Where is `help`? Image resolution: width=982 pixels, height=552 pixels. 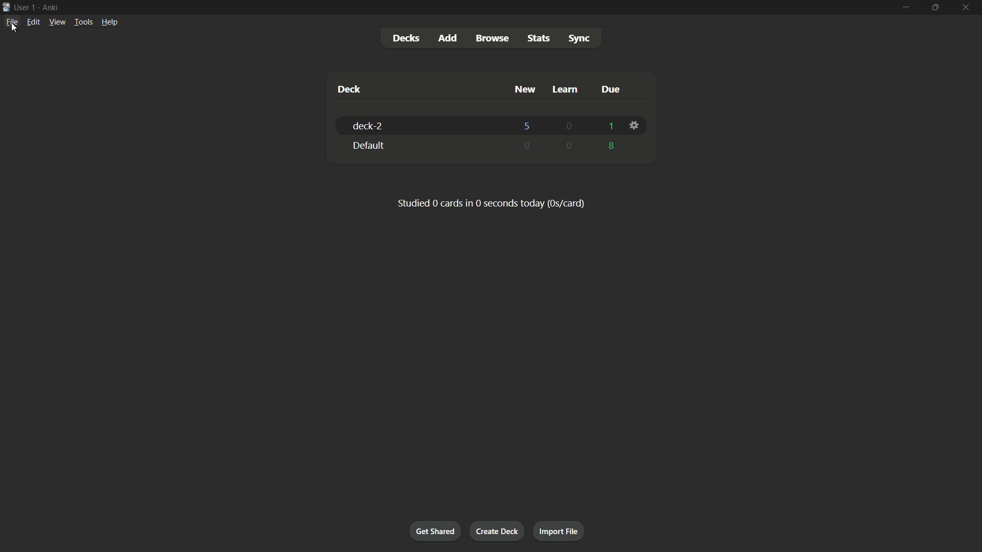
help is located at coordinates (110, 22).